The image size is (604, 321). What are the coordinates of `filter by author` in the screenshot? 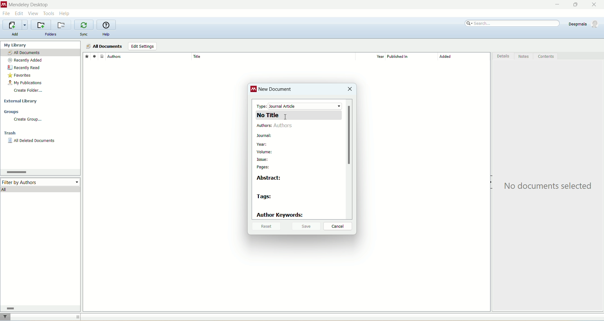 It's located at (41, 182).